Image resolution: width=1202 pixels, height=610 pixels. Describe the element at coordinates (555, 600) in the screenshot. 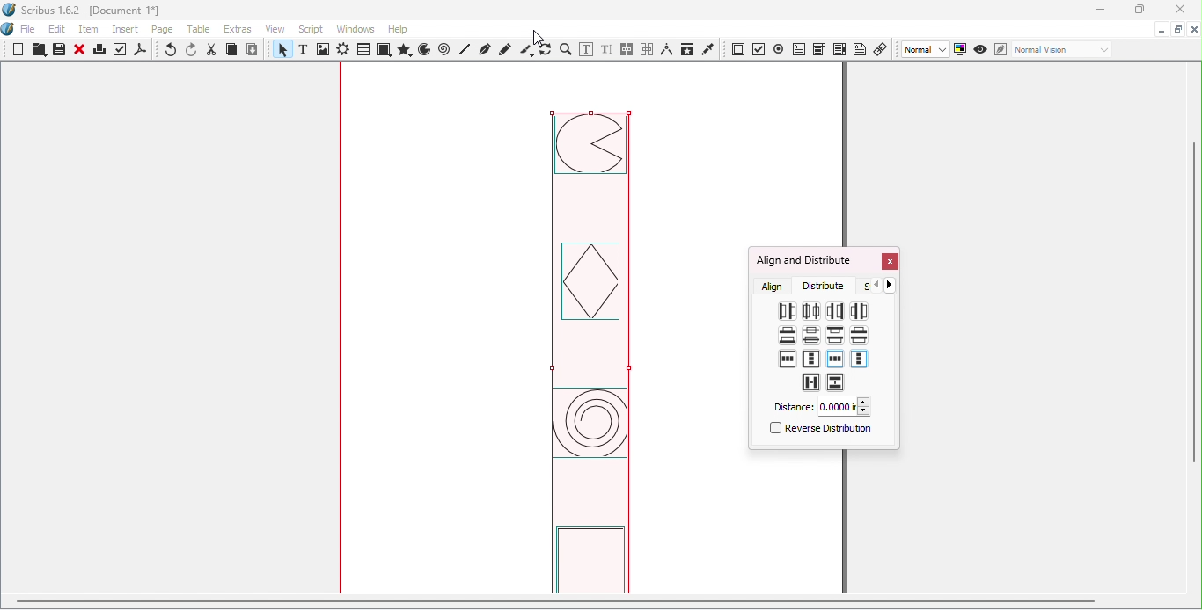

I see `scroll bar` at that location.